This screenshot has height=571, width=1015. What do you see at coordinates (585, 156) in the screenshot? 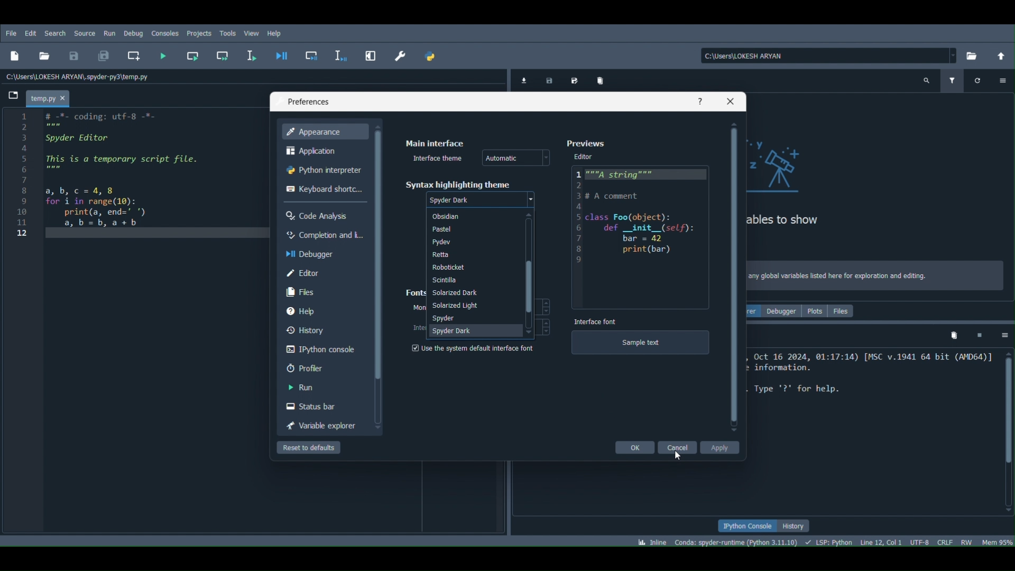
I see `Editor` at bounding box center [585, 156].